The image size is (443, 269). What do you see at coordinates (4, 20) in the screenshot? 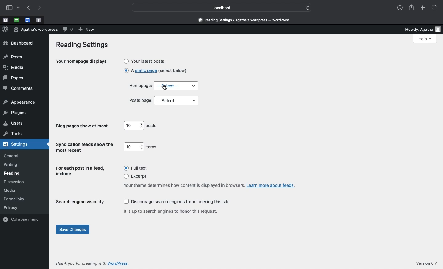
I see `Pinned tabs` at bounding box center [4, 20].